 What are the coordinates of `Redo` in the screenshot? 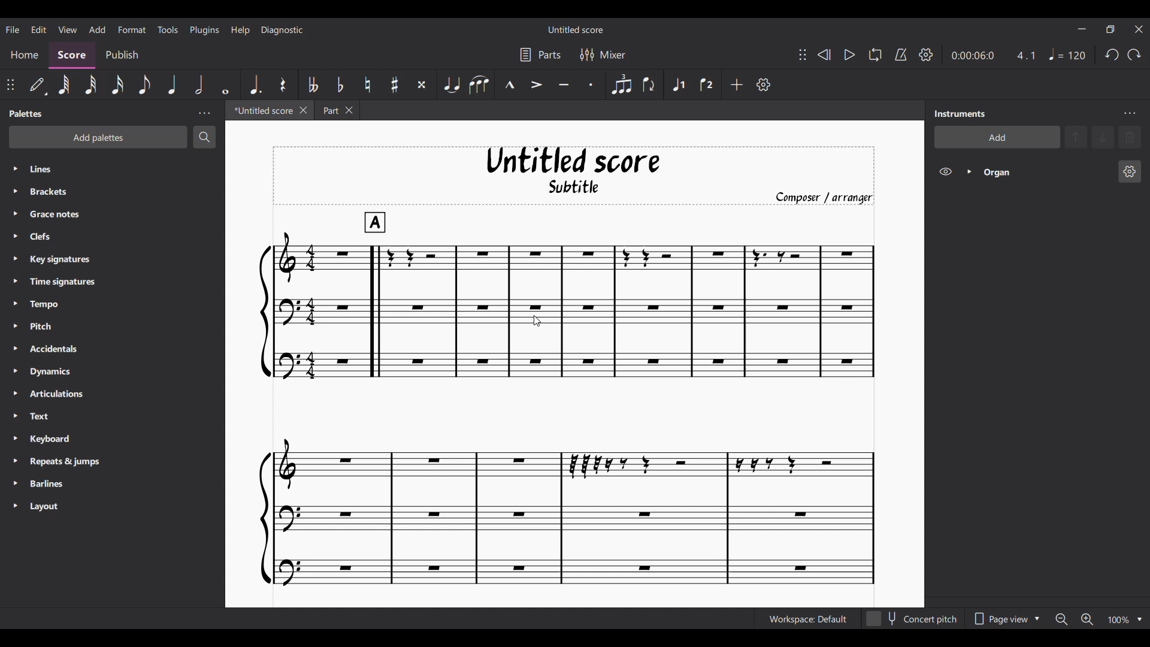 It's located at (1134, 54).